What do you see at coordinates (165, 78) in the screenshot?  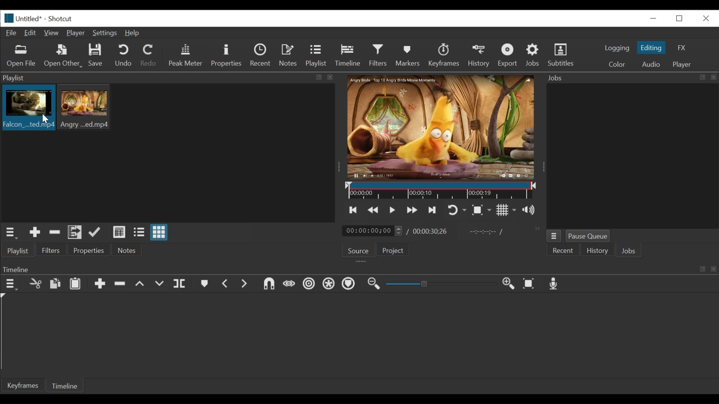 I see `playlist panel` at bounding box center [165, 78].